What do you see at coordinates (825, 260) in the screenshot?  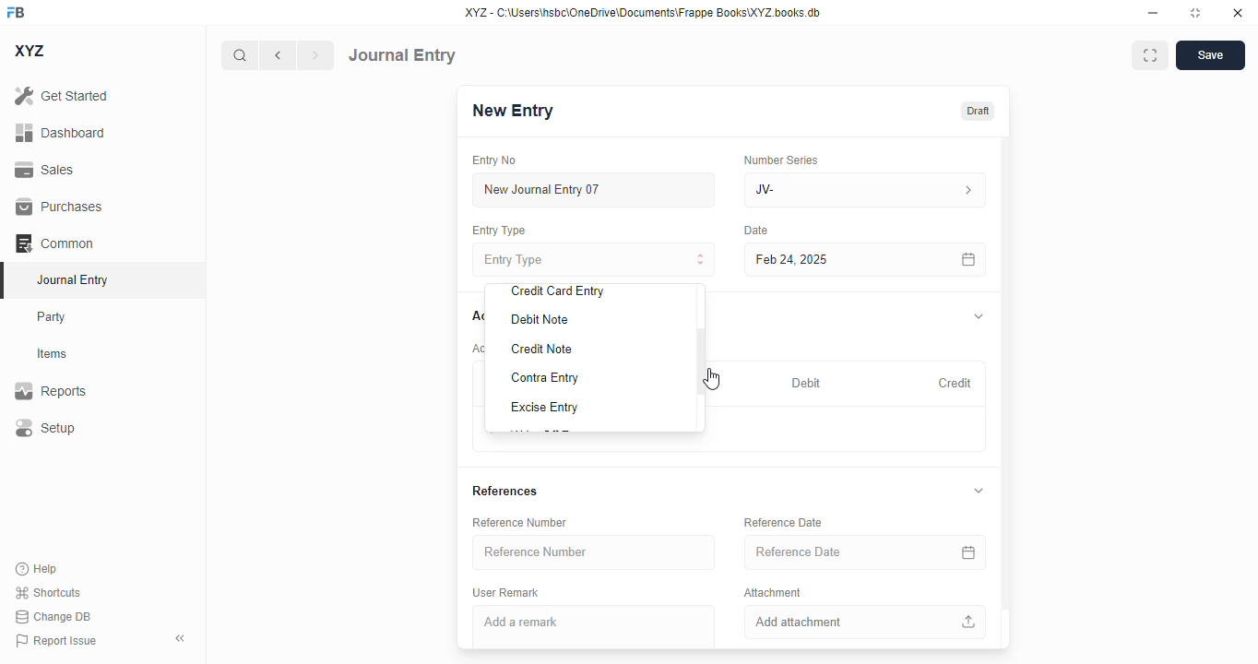 I see `feb 24, 2025` at bounding box center [825, 260].